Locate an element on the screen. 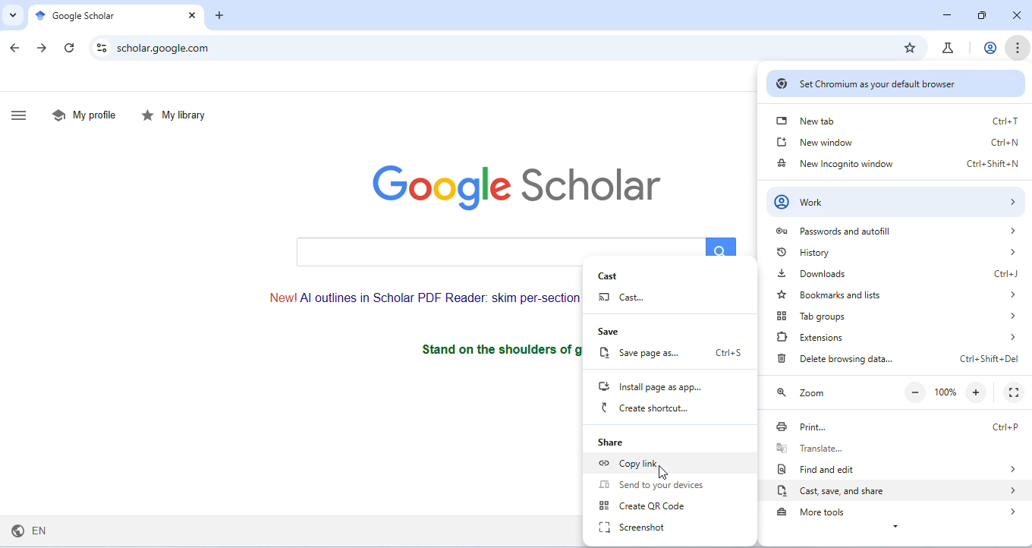 This screenshot has height=548, width=1032. set chromium as default browser is located at coordinates (893, 83).